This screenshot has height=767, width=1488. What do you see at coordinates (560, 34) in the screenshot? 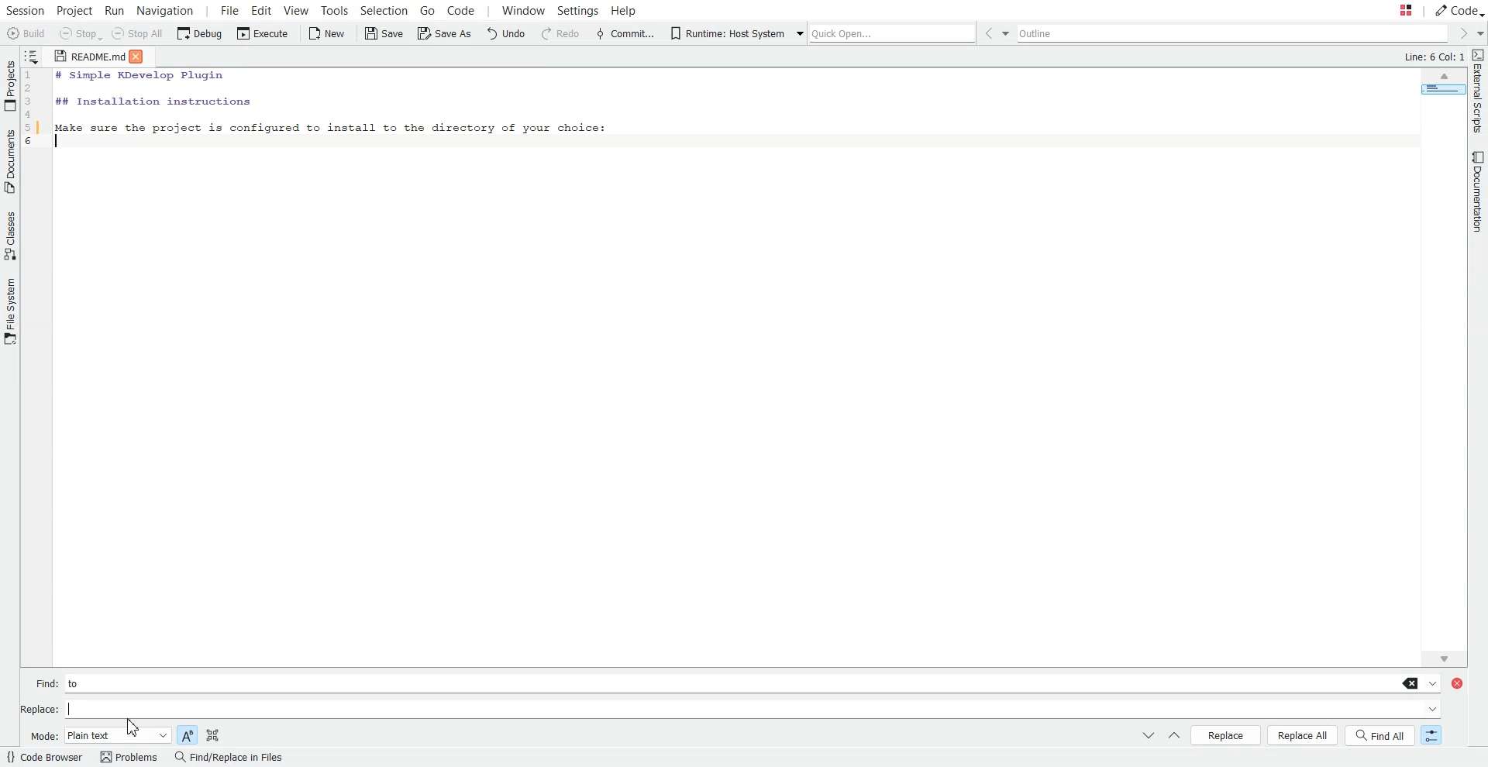
I see `Redo` at bounding box center [560, 34].